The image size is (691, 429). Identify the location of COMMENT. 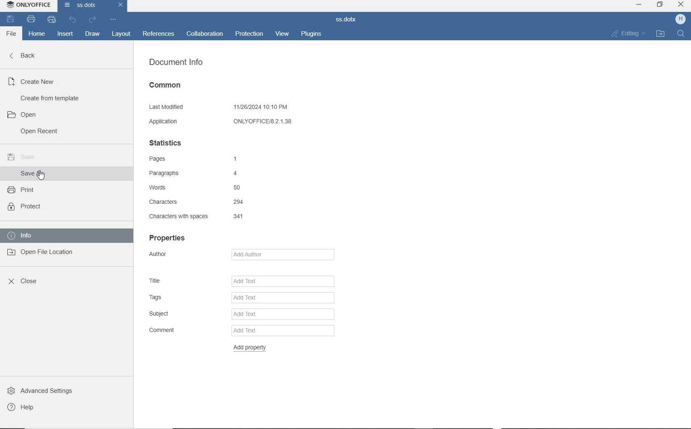
(239, 330).